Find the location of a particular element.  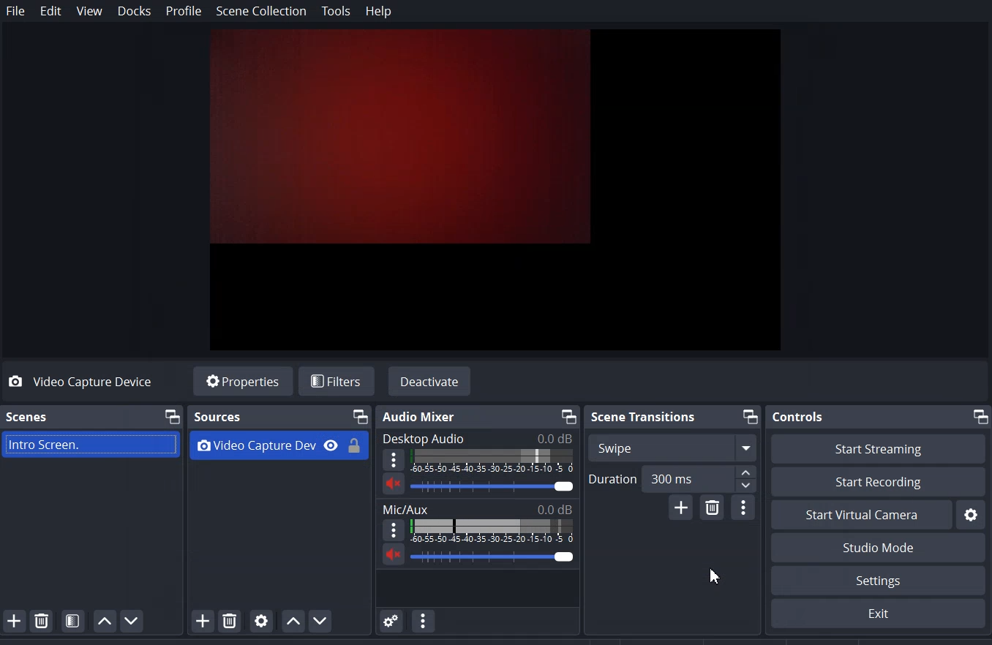

Maximize is located at coordinates (980, 417).